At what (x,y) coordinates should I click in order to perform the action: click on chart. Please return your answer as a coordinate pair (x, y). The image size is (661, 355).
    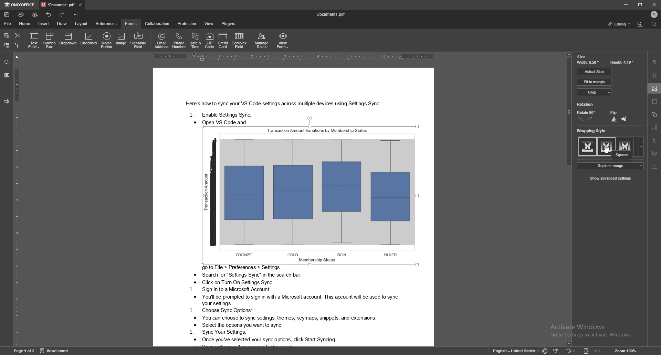
    Looking at the image, I should click on (655, 128).